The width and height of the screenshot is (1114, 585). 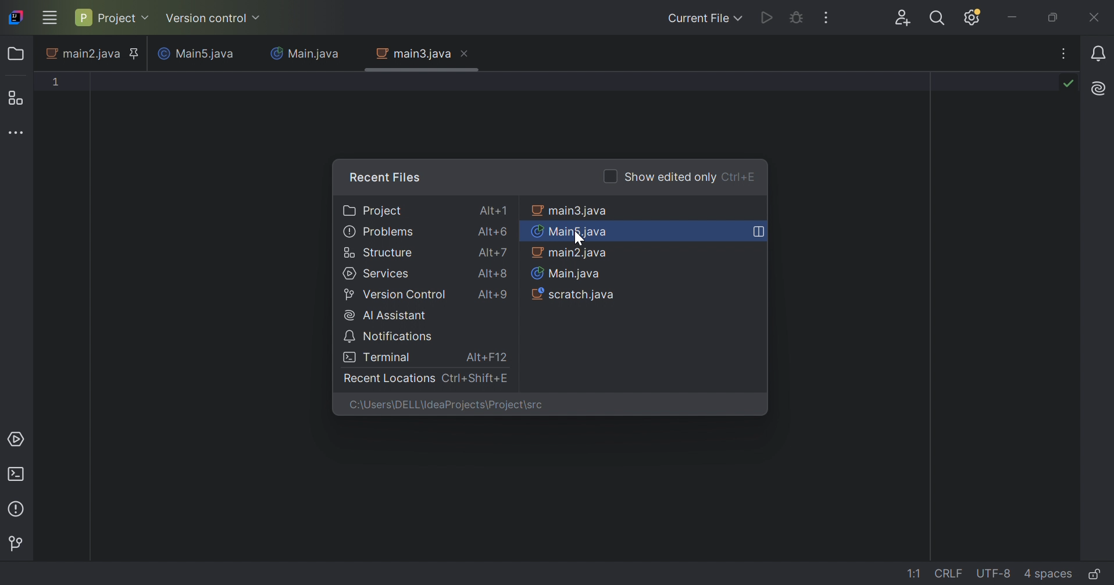 I want to click on Restore down, so click(x=1053, y=17).